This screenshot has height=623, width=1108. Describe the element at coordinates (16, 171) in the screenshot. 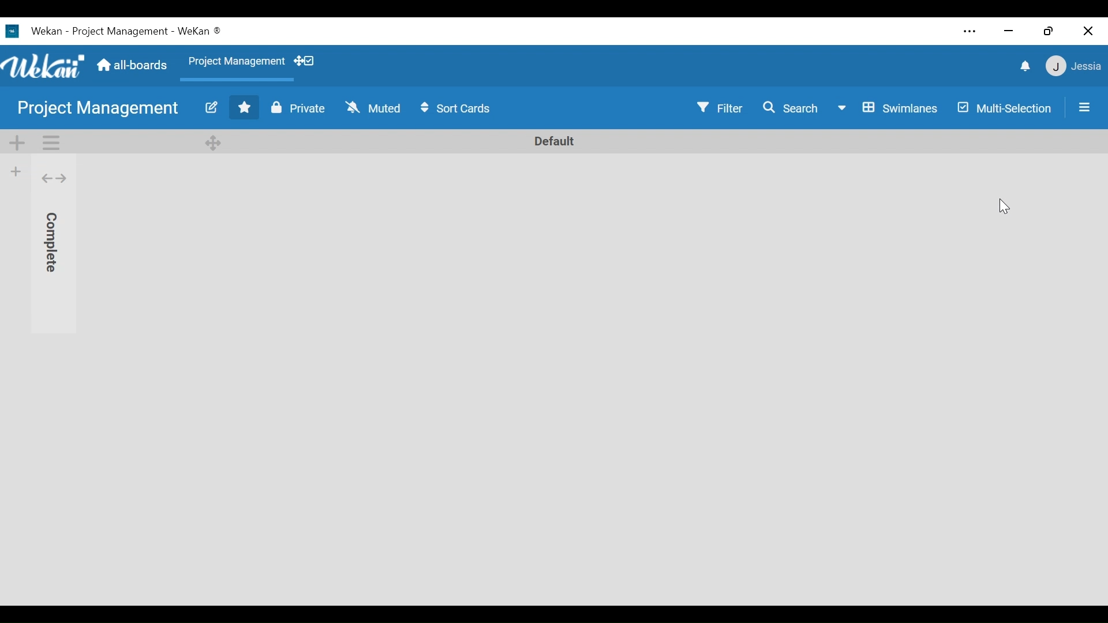

I see `add` at that location.